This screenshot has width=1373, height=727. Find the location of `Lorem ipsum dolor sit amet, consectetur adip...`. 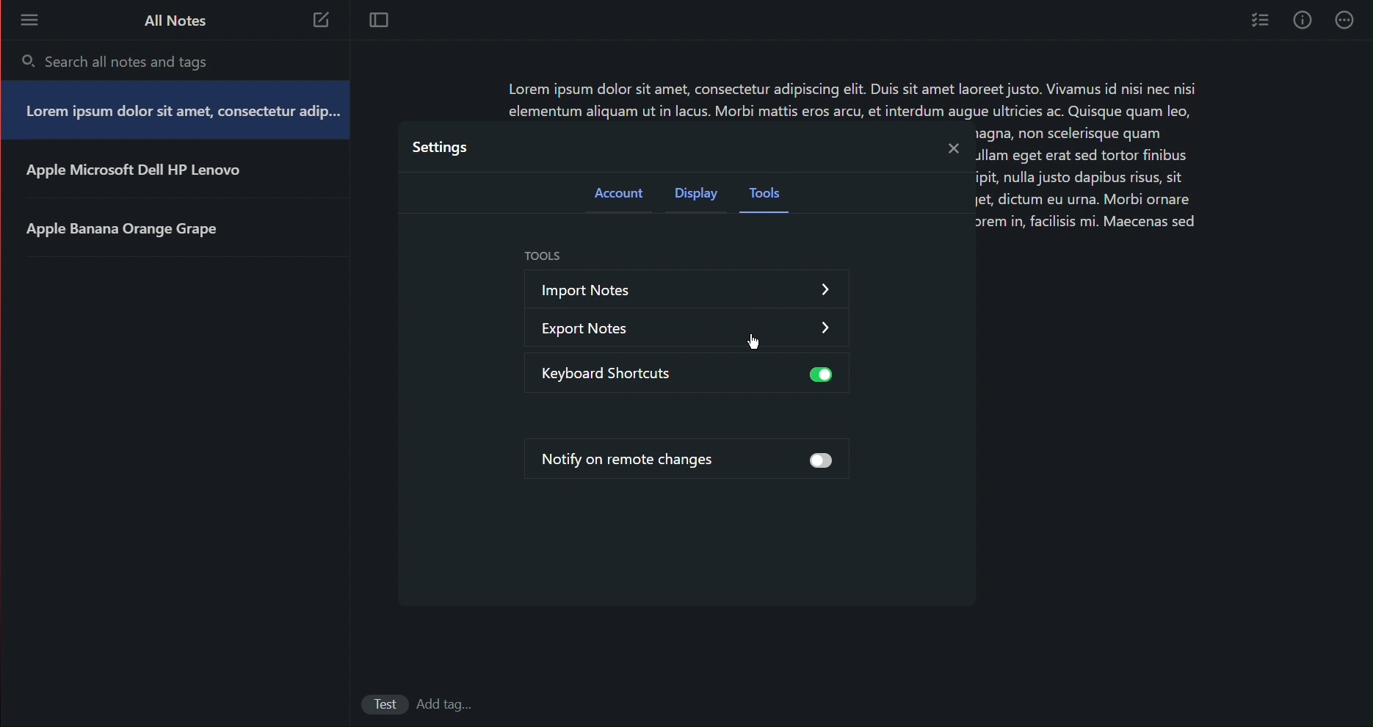

Lorem ipsum dolor sit amet, consectetur adip... is located at coordinates (179, 114).